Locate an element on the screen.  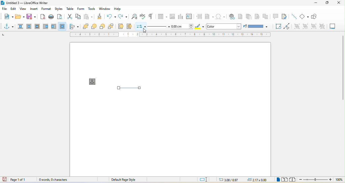
redo is located at coordinates (124, 16).